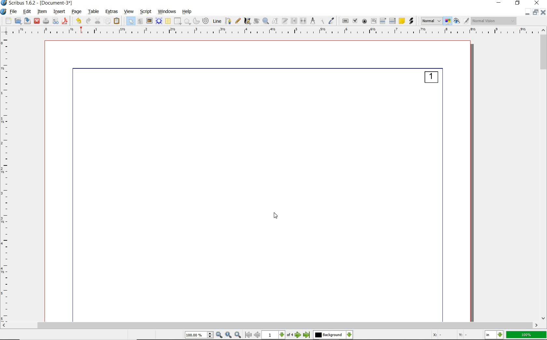 The height and width of the screenshot is (340, 547). I want to click on page numbering added, so click(430, 78).